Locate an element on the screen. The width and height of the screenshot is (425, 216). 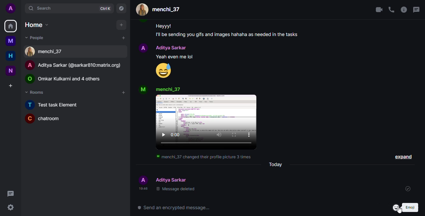
info is located at coordinates (403, 10).